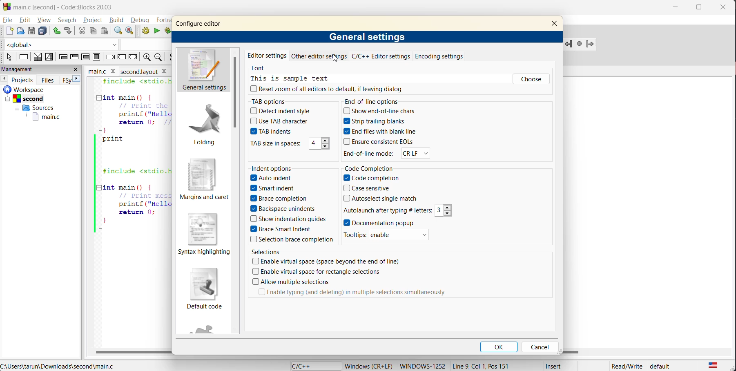  I want to click on redo, so click(68, 30).